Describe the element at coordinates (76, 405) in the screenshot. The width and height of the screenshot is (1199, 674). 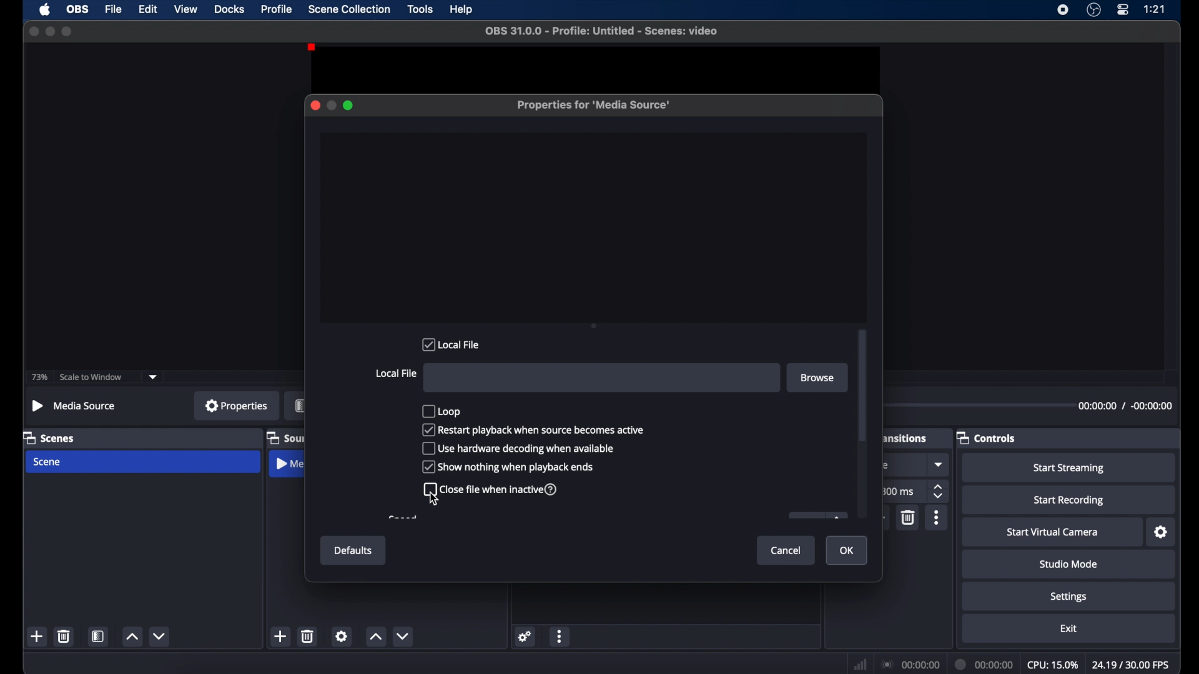
I see `no source selected` at that location.